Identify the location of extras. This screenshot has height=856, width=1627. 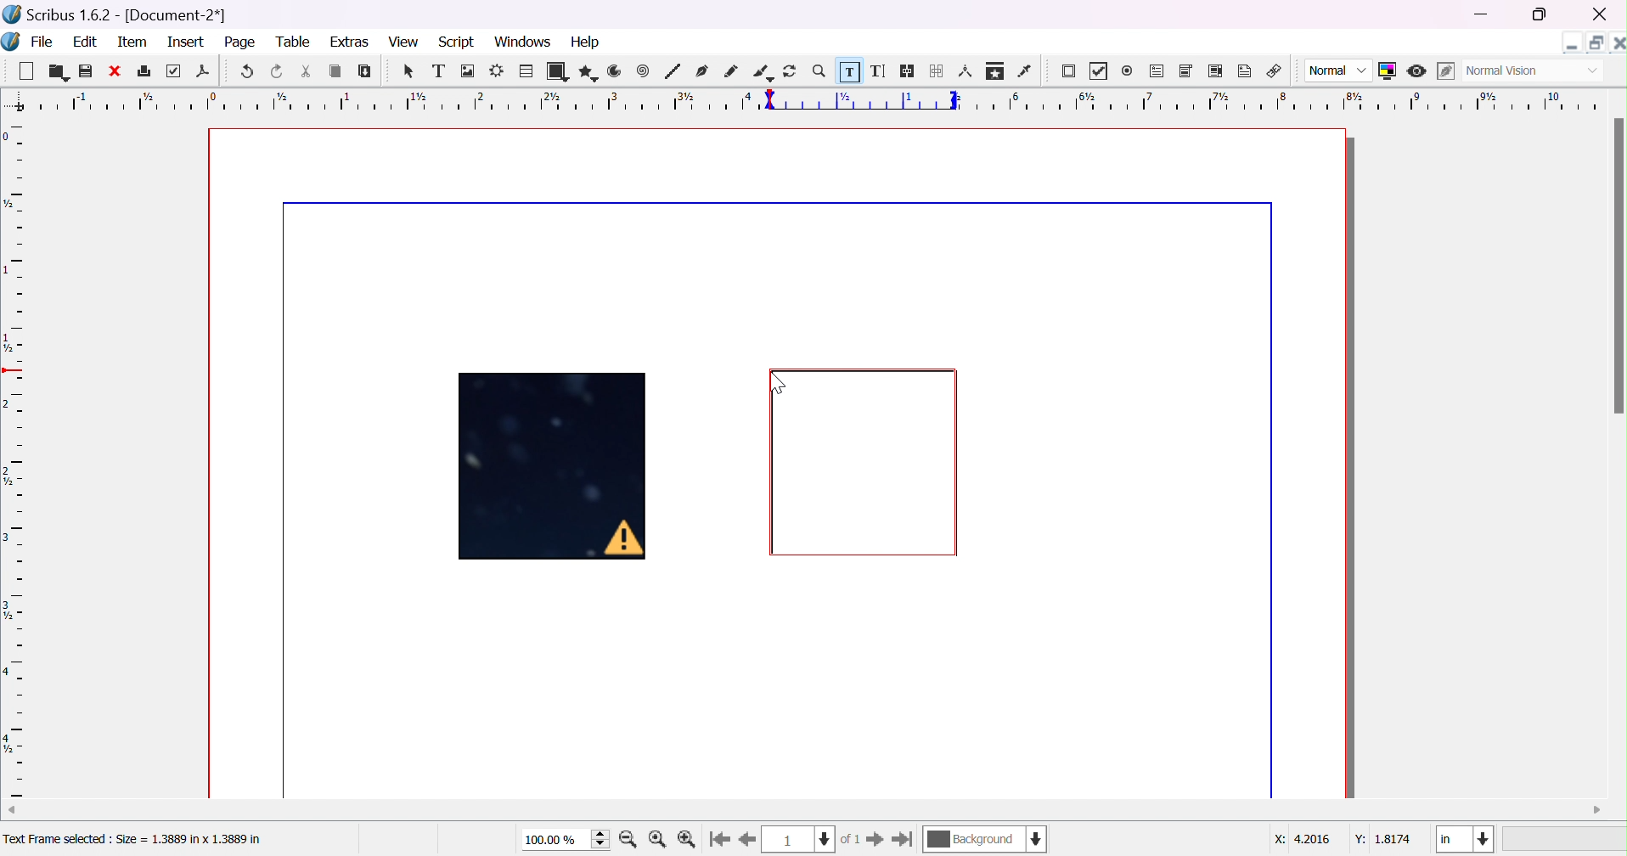
(350, 42).